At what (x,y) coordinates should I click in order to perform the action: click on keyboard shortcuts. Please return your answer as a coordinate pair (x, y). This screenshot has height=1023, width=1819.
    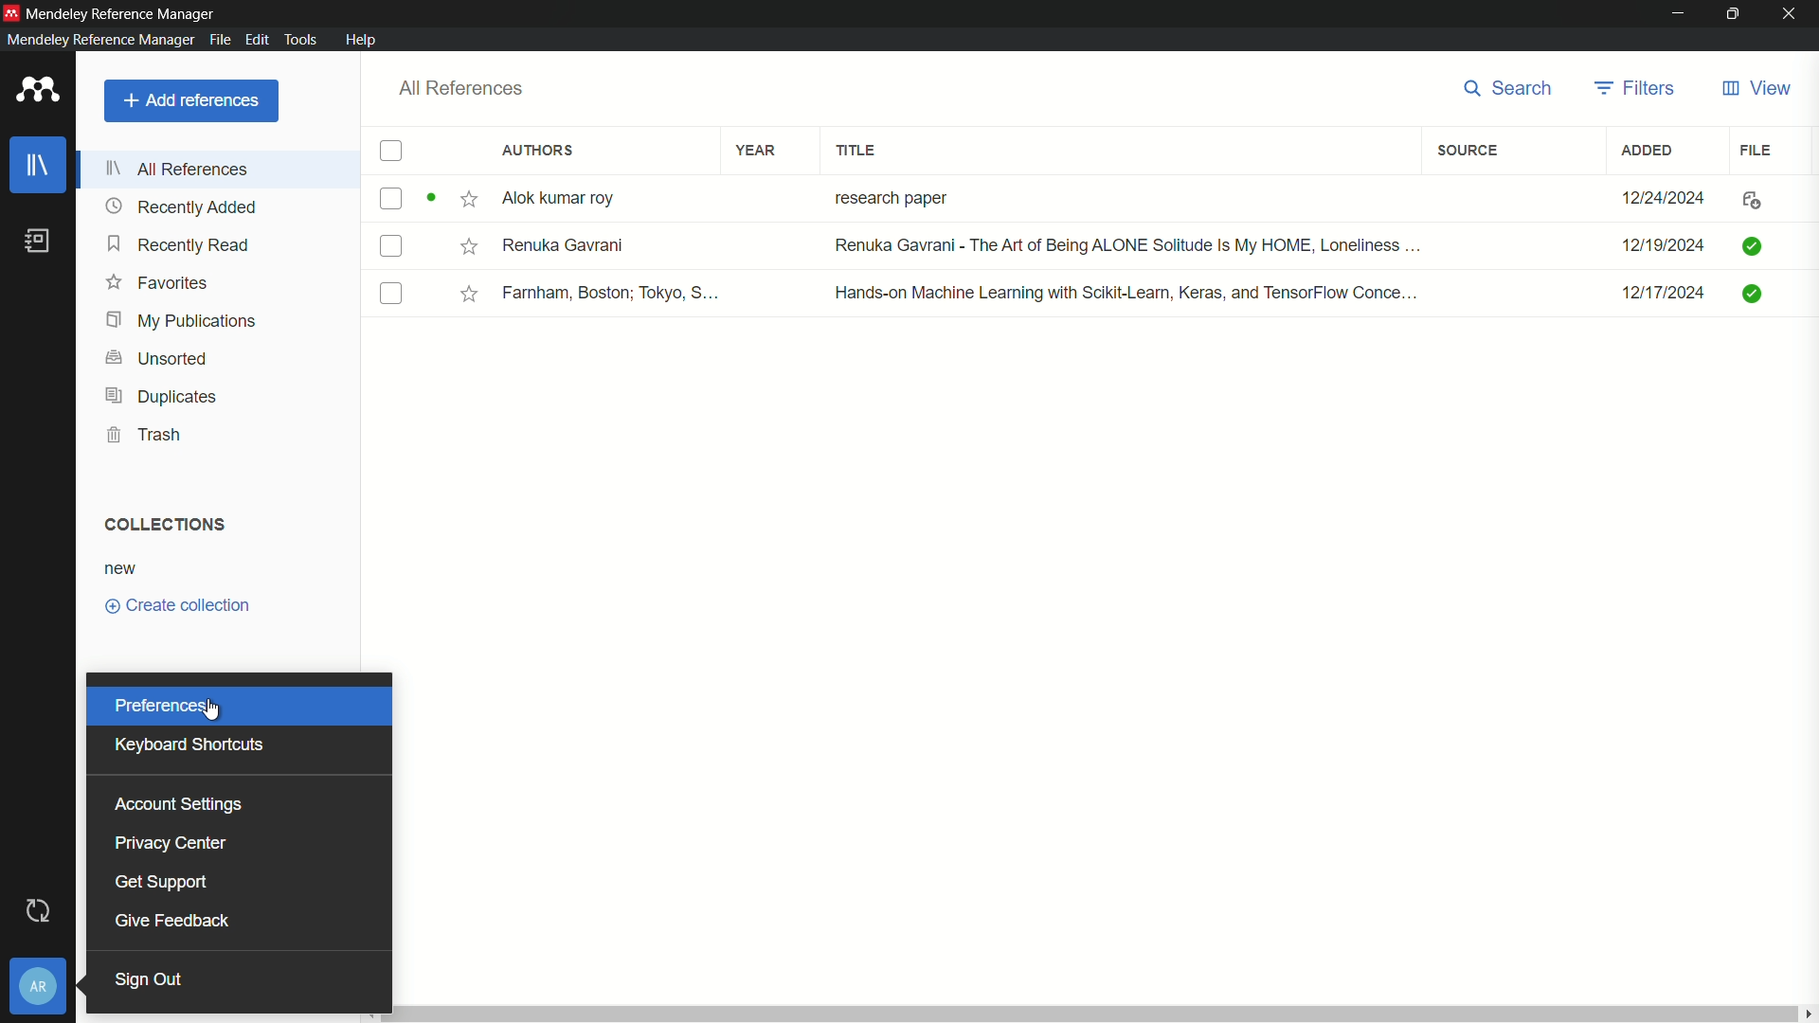
    Looking at the image, I should click on (189, 745).